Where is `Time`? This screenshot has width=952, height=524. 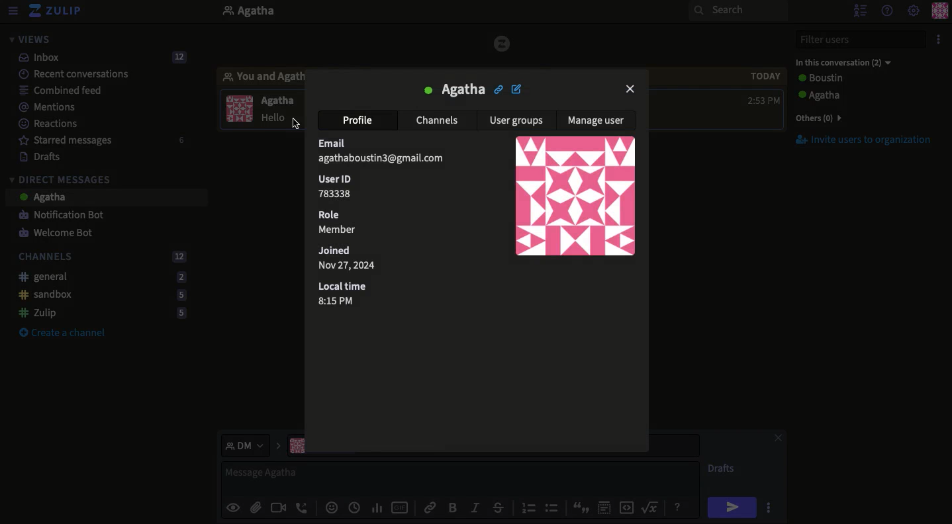 Time is located at coordinates (765, 101).